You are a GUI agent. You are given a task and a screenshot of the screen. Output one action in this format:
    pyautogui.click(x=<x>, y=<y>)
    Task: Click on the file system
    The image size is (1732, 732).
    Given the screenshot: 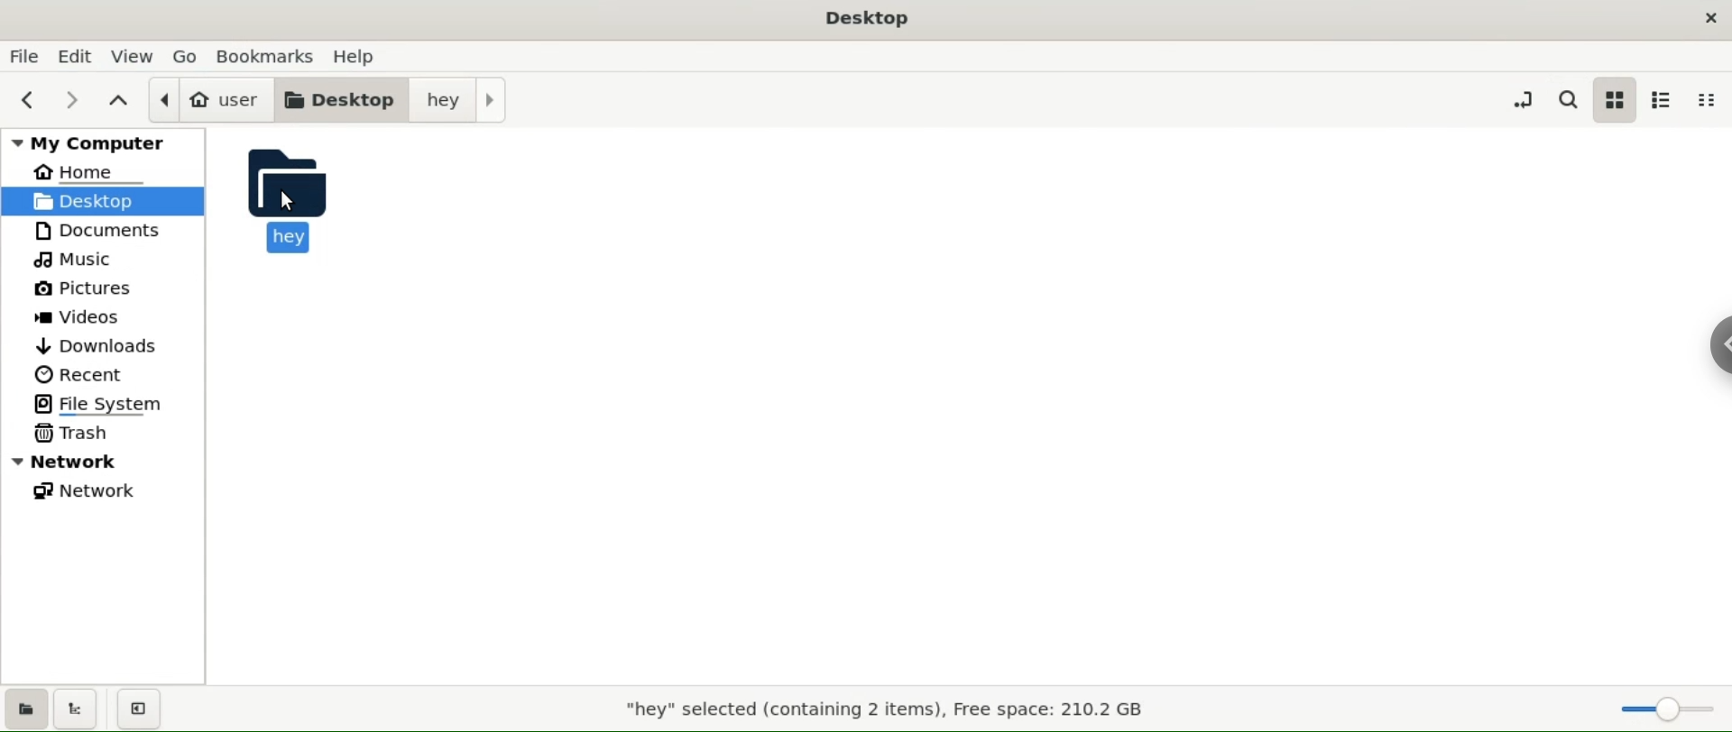 What is the action you would take?
    pyautogui.click(x=101, y=403)
    